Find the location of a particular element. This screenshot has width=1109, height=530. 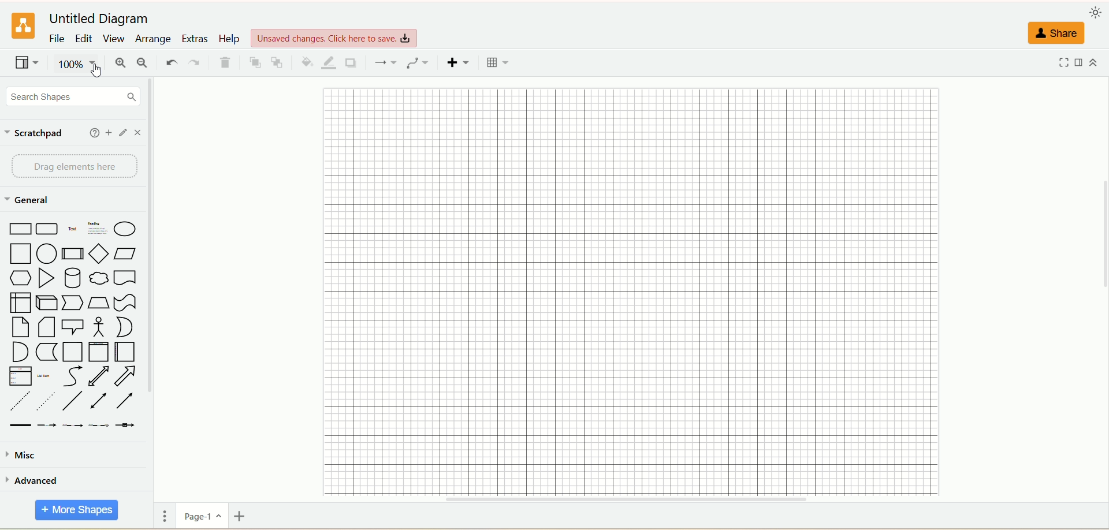

insert is located at coordinates (460, 62).